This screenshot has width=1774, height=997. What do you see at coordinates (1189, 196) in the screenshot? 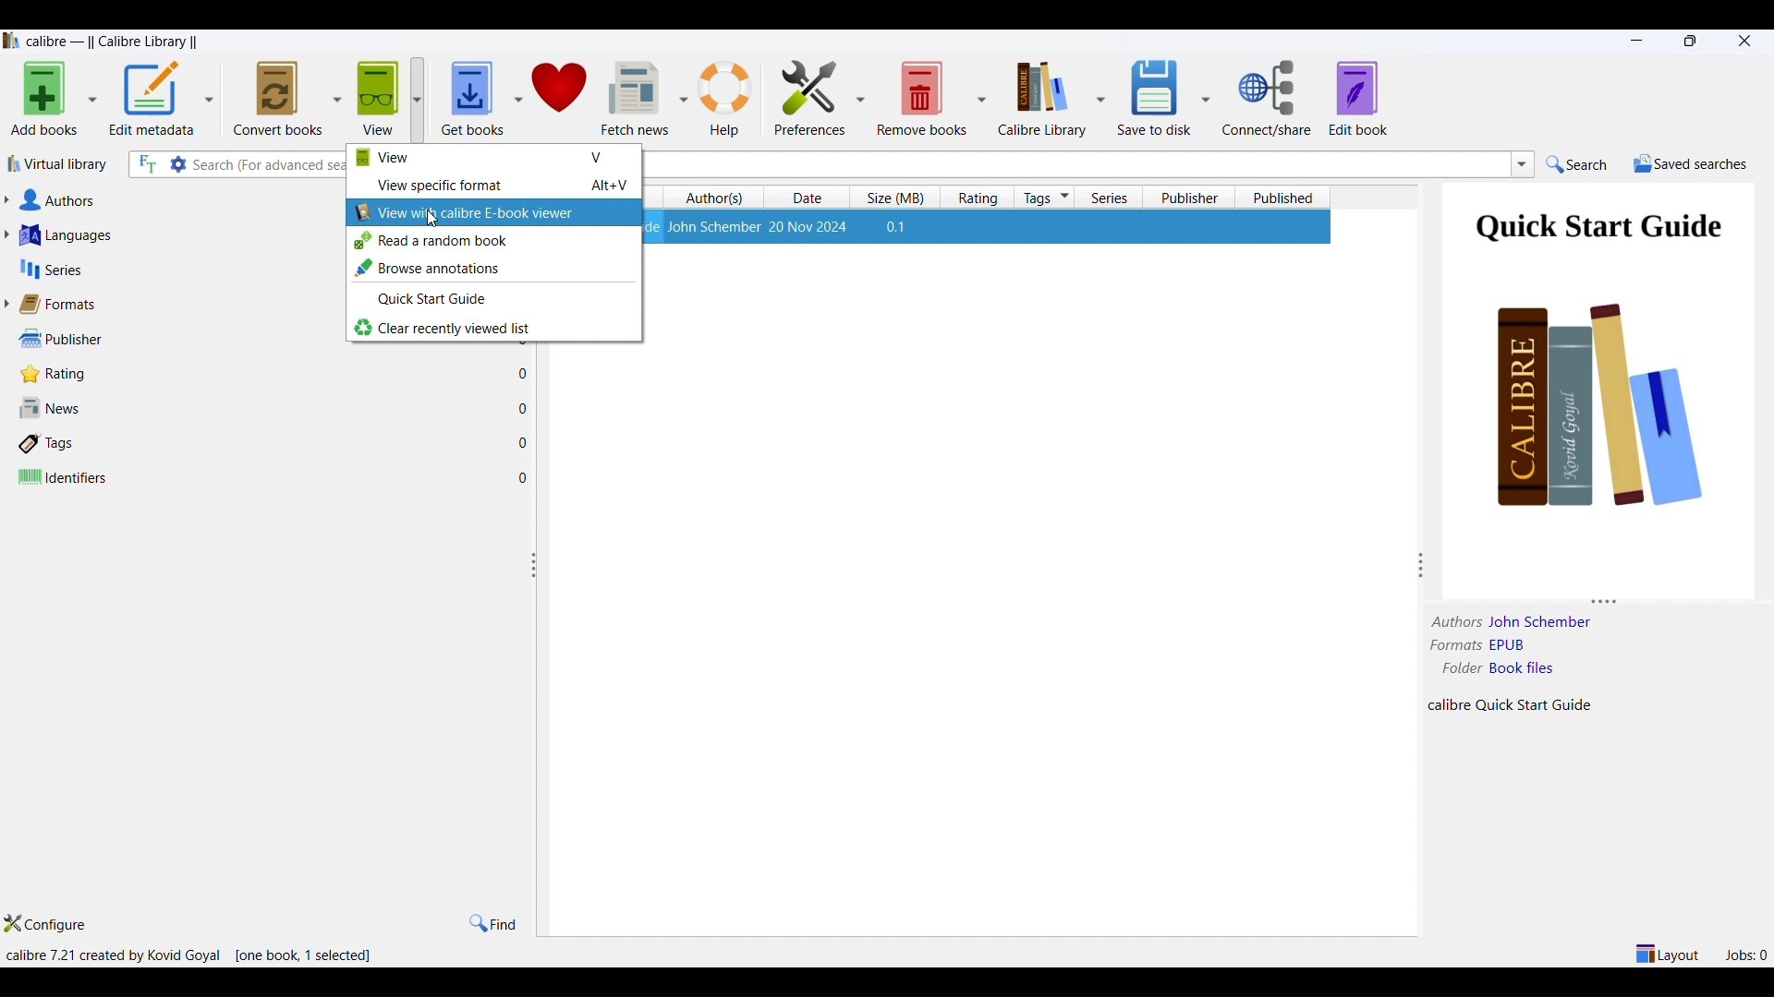
I see `publisher` at bounding box center [1189, 196].